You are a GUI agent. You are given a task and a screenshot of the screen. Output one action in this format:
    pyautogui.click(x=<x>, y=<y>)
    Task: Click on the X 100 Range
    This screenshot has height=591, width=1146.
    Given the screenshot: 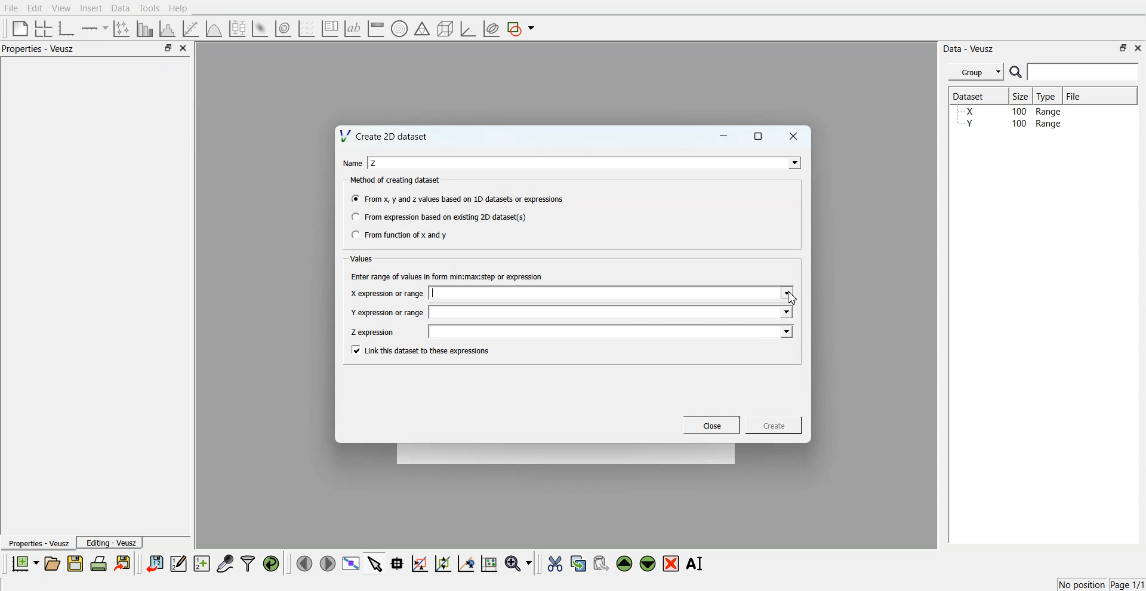 What is the action you would take?
    pyautogui.click(x=1011, y=111)
    